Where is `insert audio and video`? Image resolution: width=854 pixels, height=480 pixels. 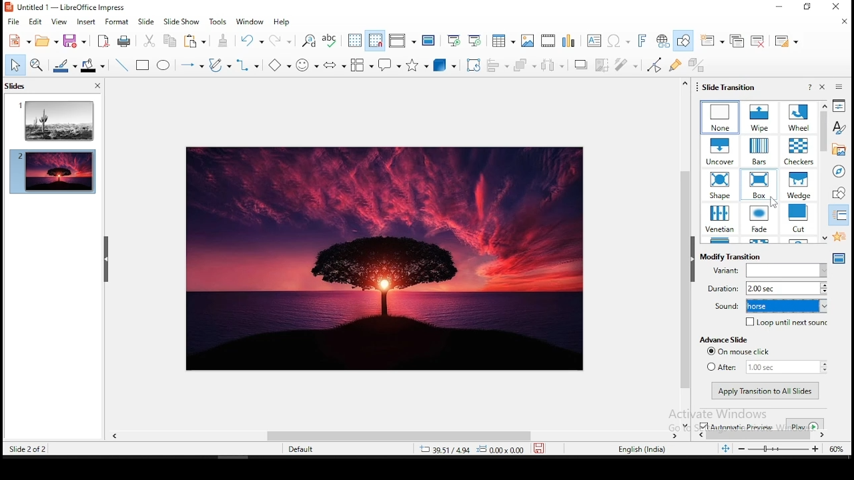
insert audio and video is located at coordinates (546, 40).